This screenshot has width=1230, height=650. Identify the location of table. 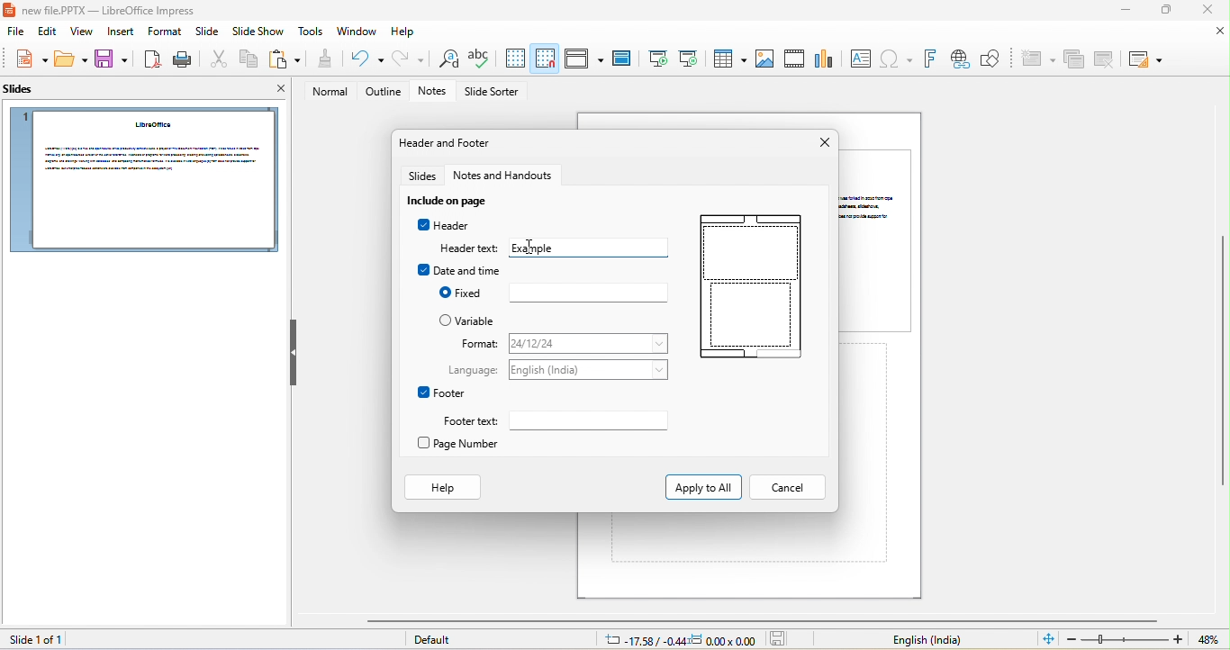
(728, 58).